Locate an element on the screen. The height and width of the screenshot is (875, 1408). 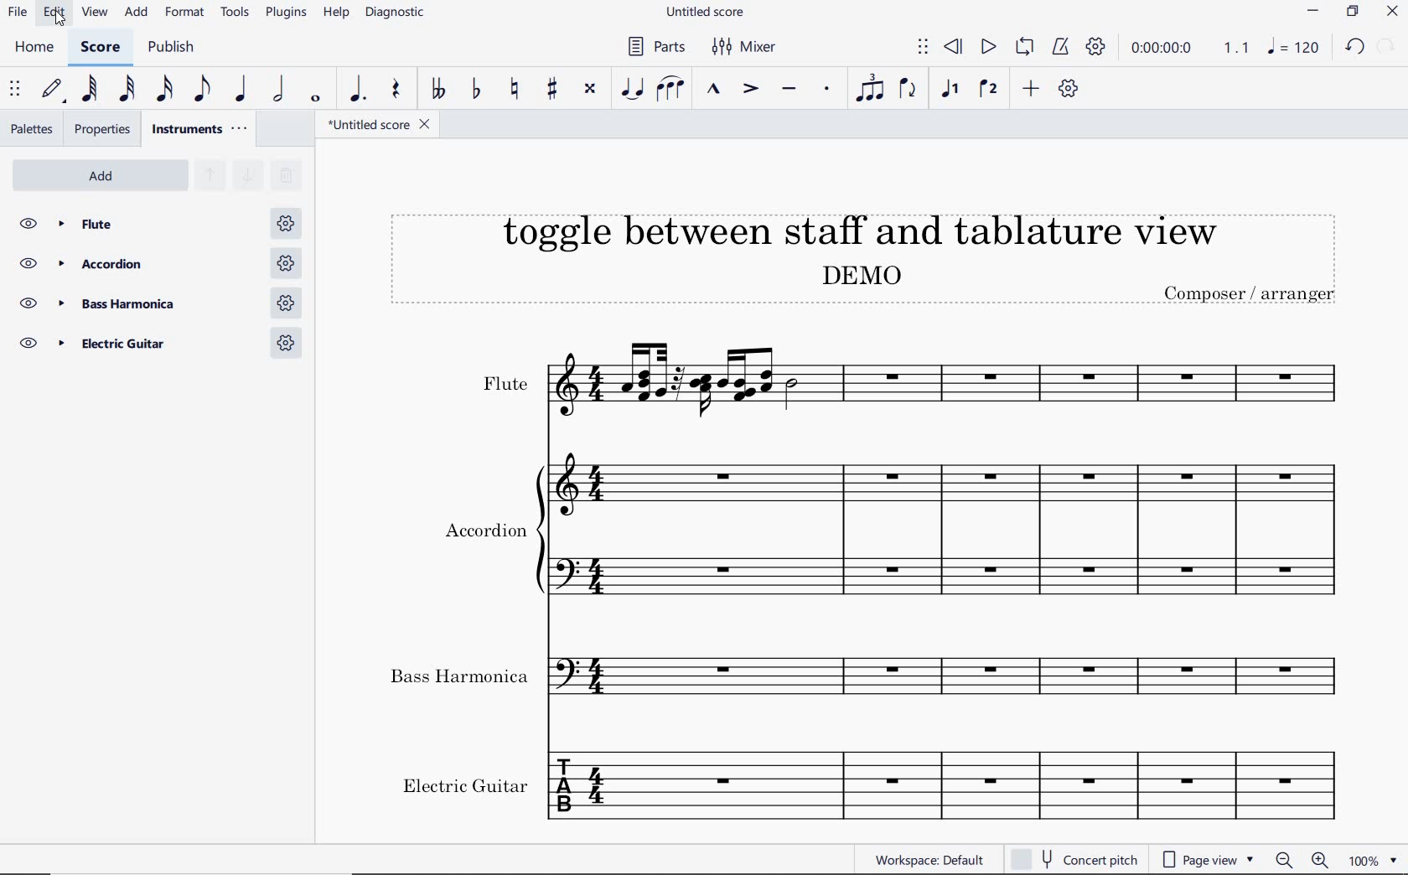
Instrument: Electric guitar is located at coordinates (872, 784).